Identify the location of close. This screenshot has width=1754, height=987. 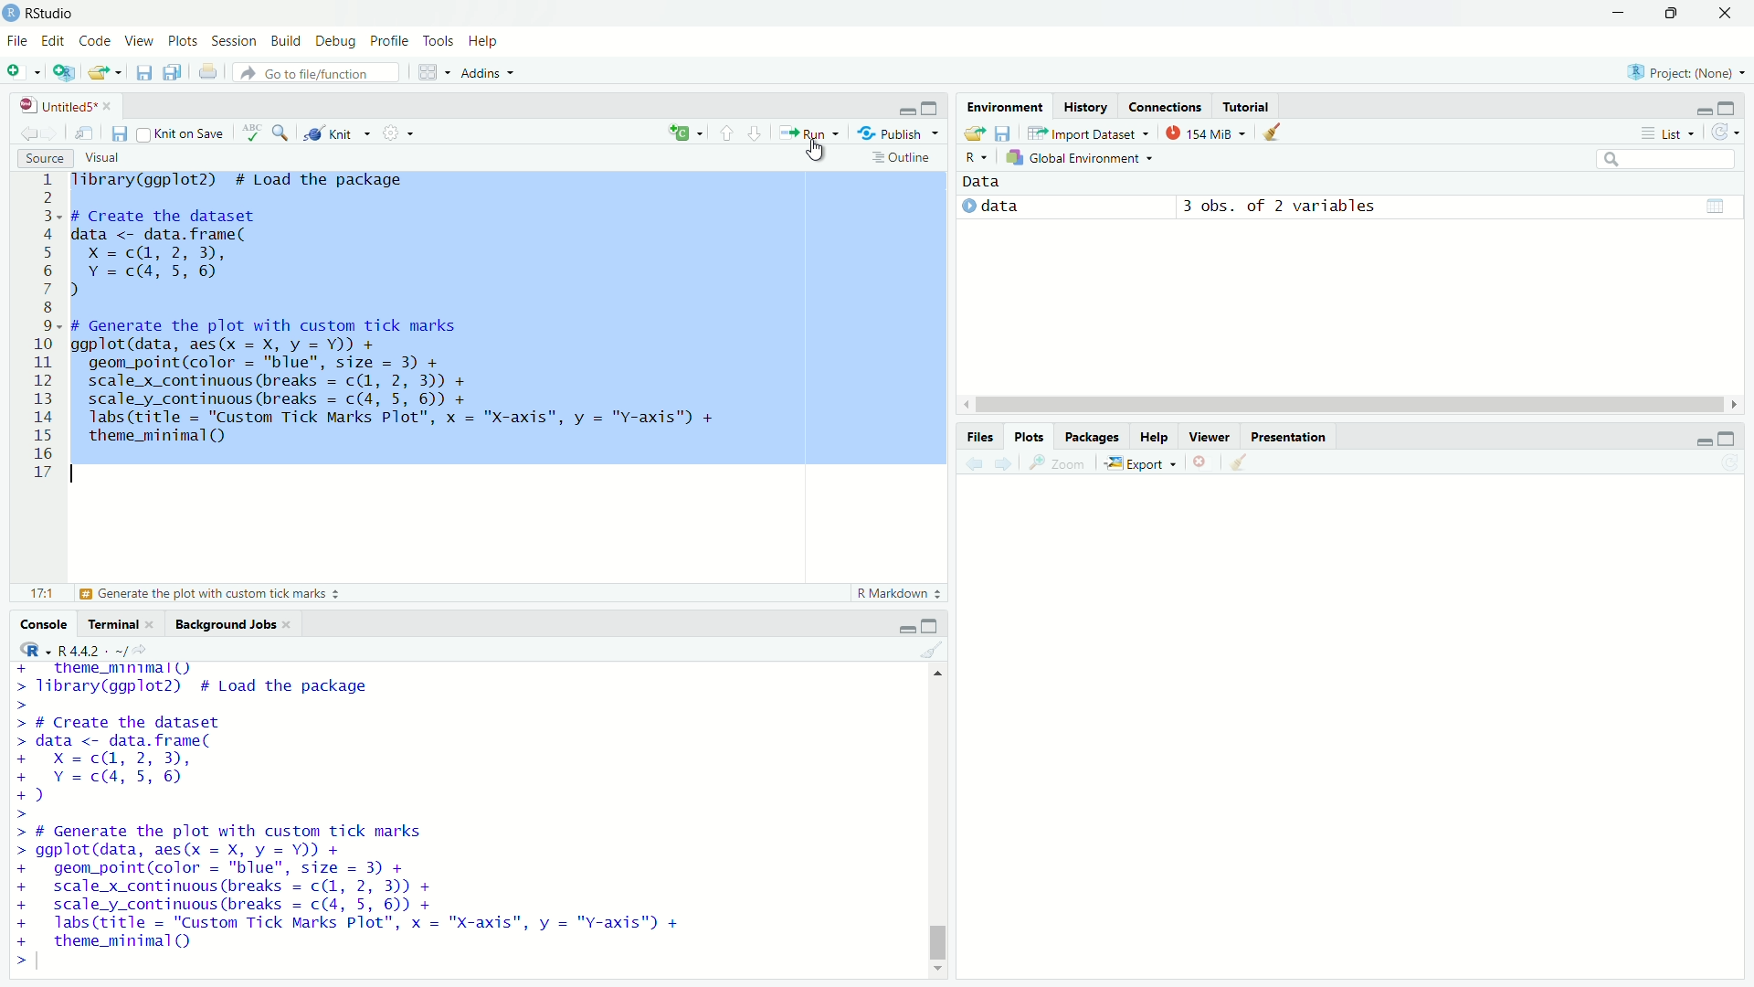
(112, 103).